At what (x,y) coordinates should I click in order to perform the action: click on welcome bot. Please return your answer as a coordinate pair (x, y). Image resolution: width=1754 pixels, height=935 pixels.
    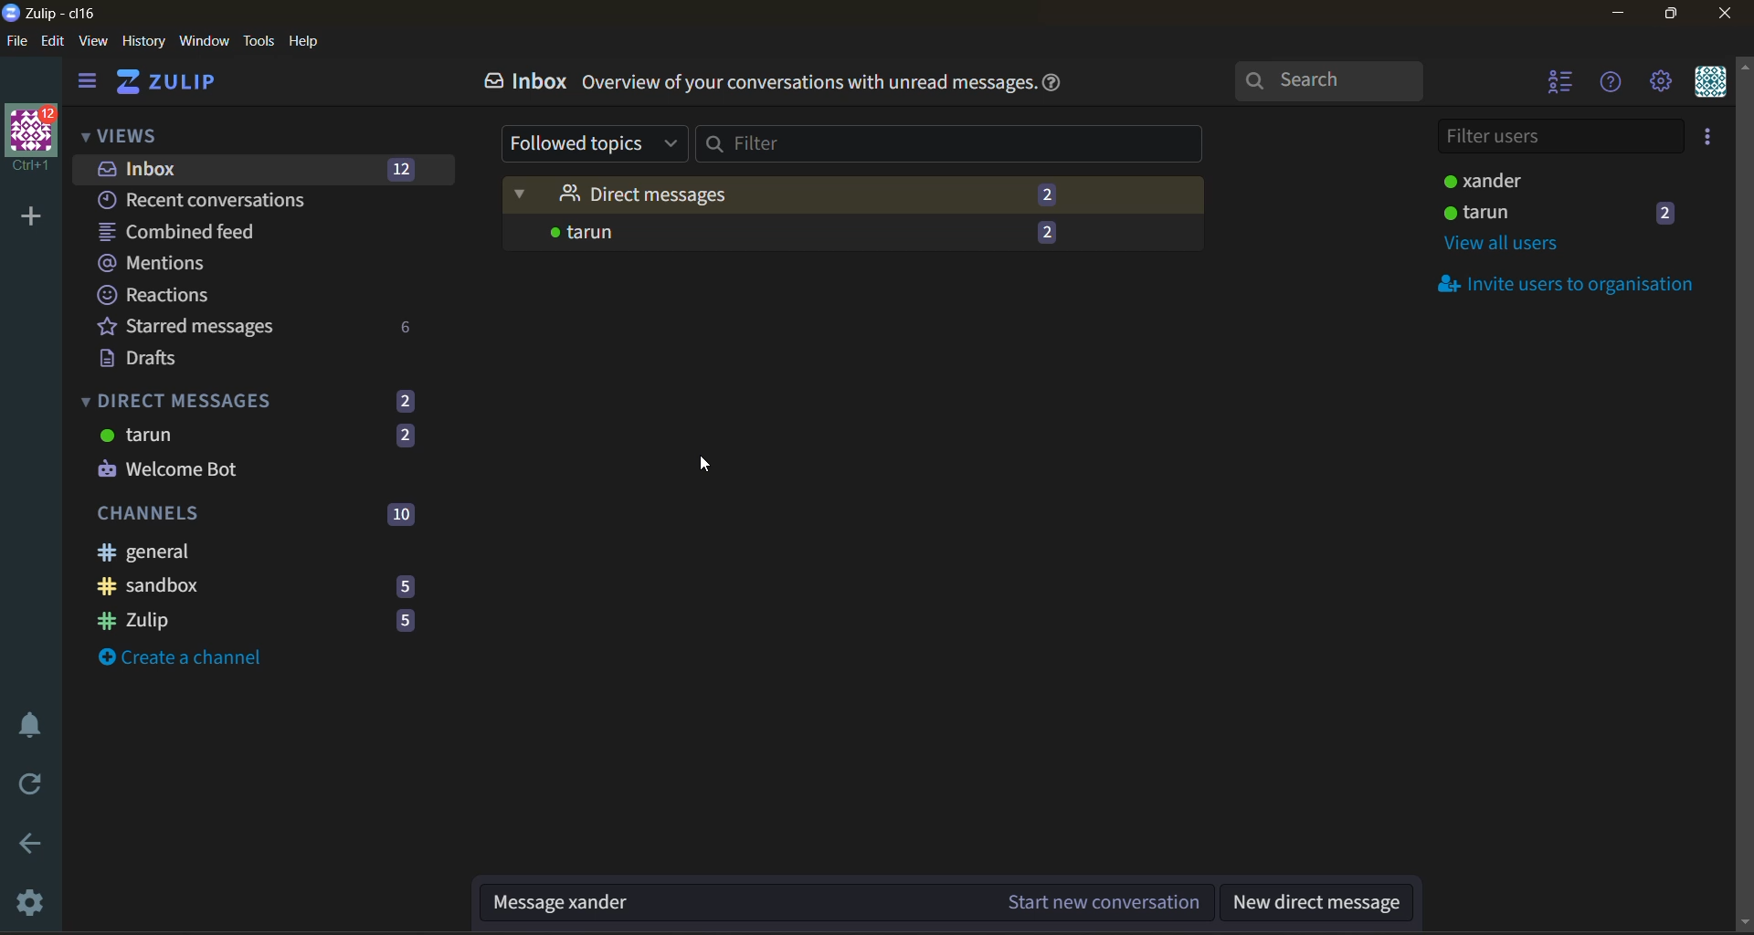
    Looking at the image, I should click on (186, 472).